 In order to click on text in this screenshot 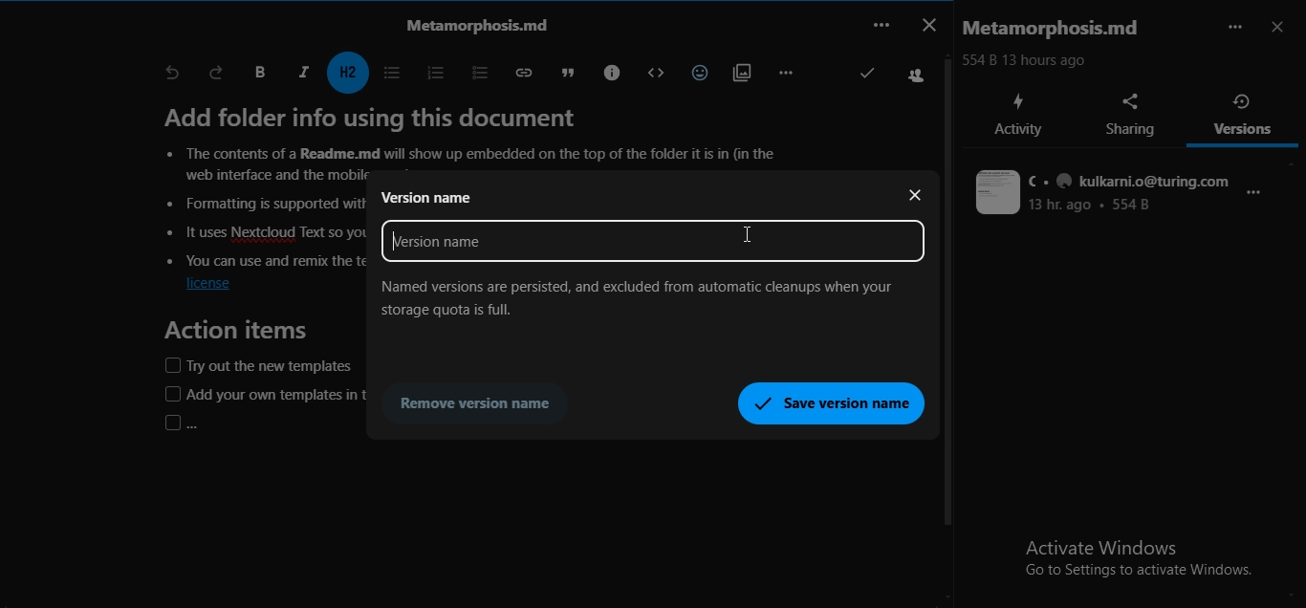, I will do `click(436, 238)`.